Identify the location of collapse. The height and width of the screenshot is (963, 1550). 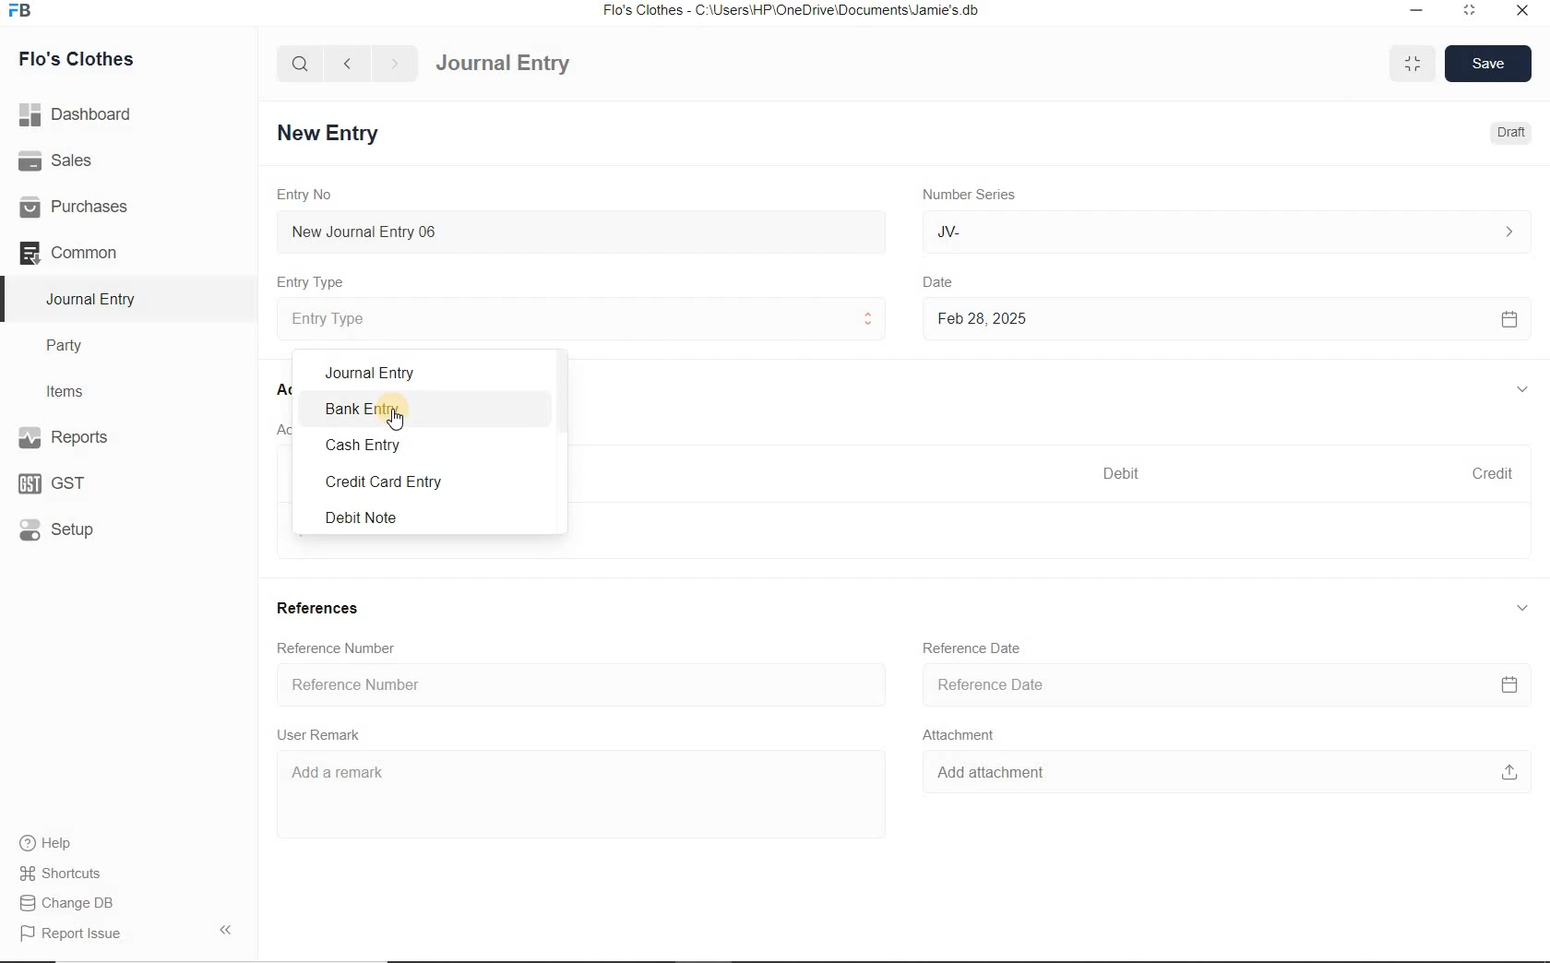
(1522, 390).